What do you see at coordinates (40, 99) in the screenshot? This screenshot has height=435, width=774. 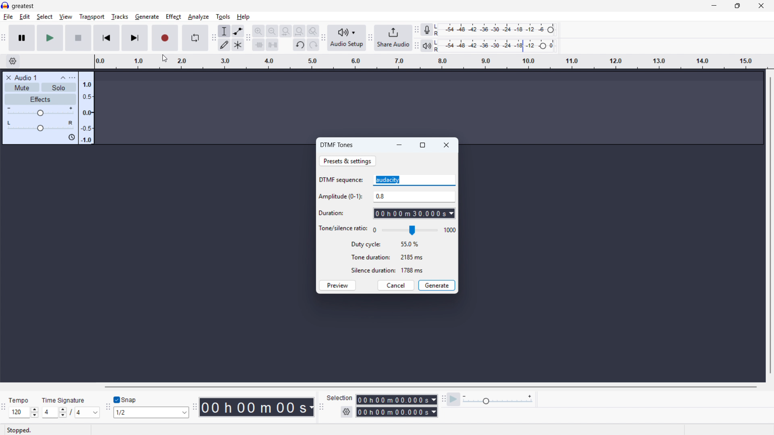 I see `Effects ` at bounding box center [40, 99].